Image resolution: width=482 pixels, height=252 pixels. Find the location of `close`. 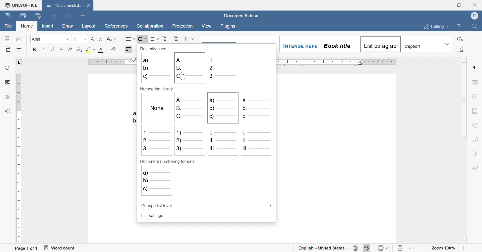

close is located at coordinates (474, 5).